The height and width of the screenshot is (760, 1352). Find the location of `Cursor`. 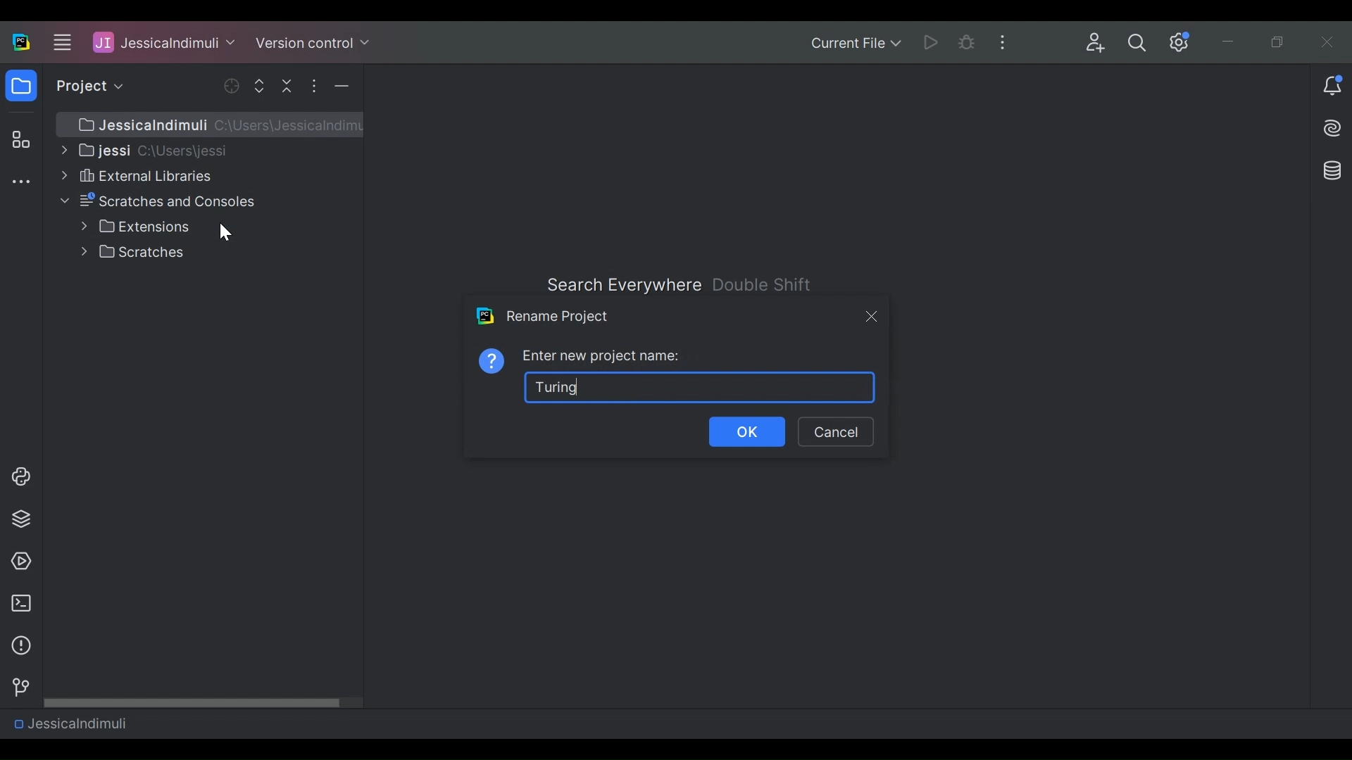

Cursor is located at coordinates (224, 232).